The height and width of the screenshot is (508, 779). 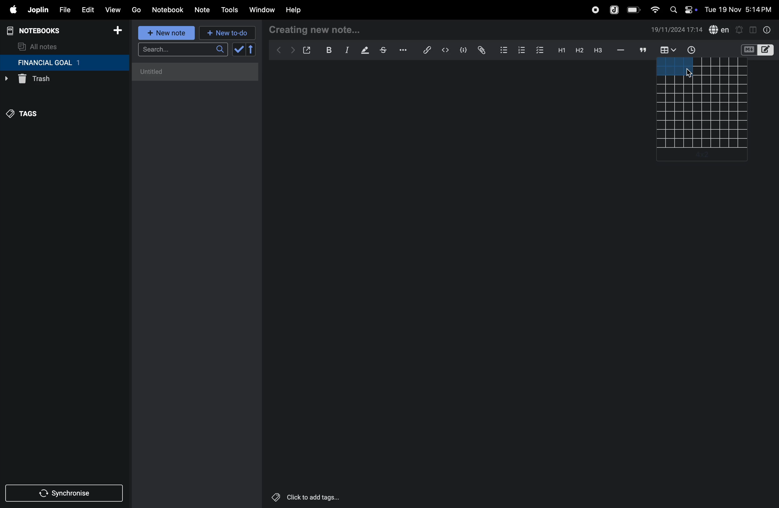 I want to click on add, so click(x=700, y=157).